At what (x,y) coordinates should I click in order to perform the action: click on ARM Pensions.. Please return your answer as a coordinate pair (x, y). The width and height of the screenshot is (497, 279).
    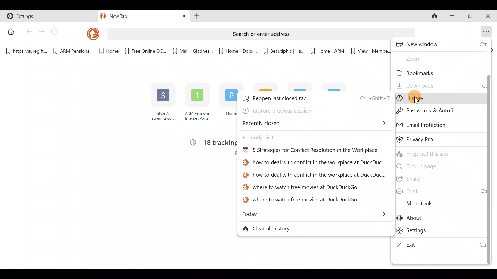
    Looking at the image, I should click on (71, 51).